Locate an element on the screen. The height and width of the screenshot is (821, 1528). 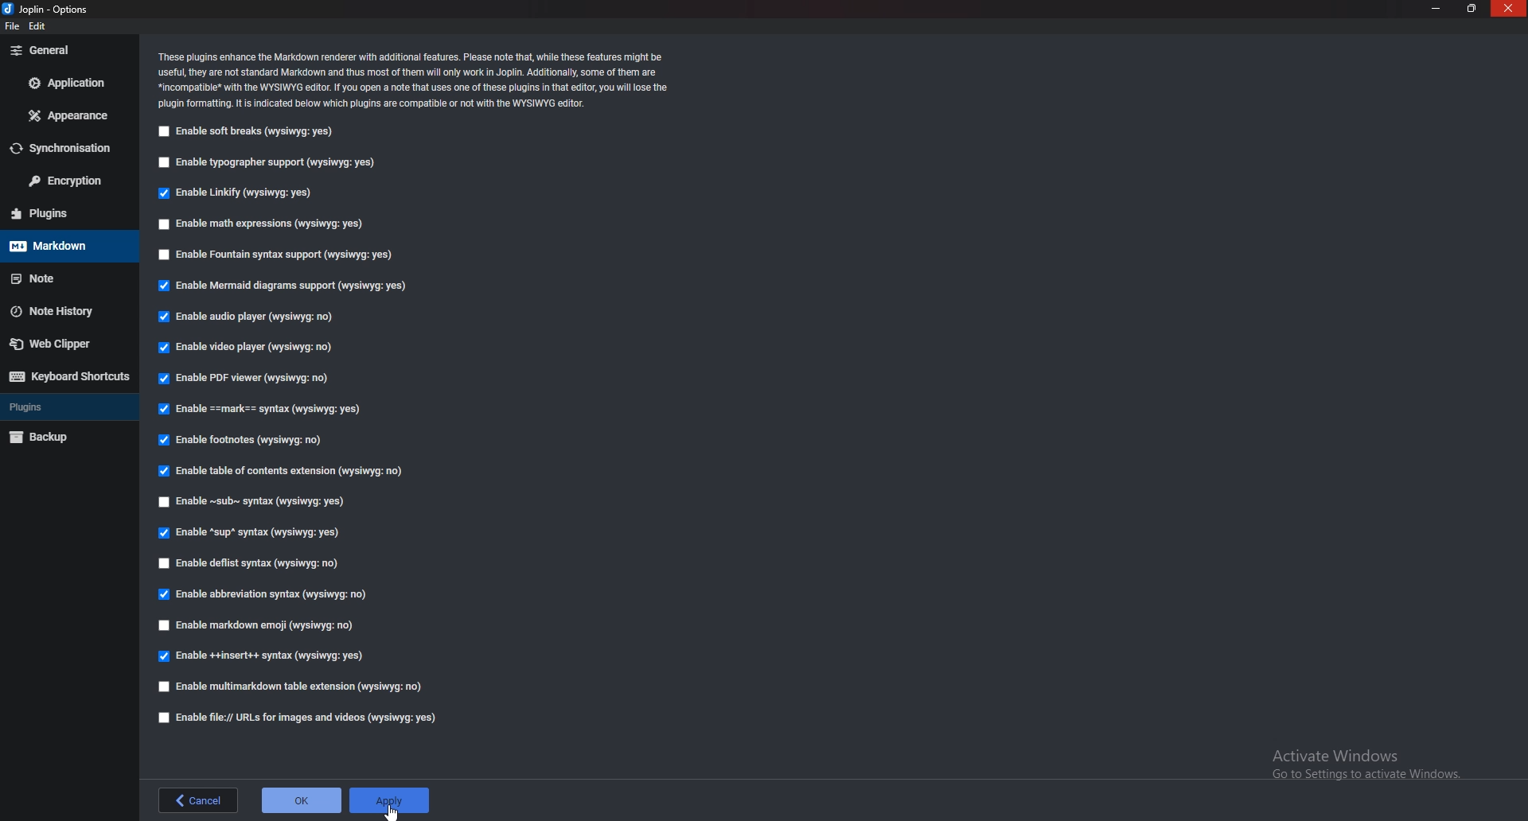
Activate windows pop up is located at coordinates (1369, 765).